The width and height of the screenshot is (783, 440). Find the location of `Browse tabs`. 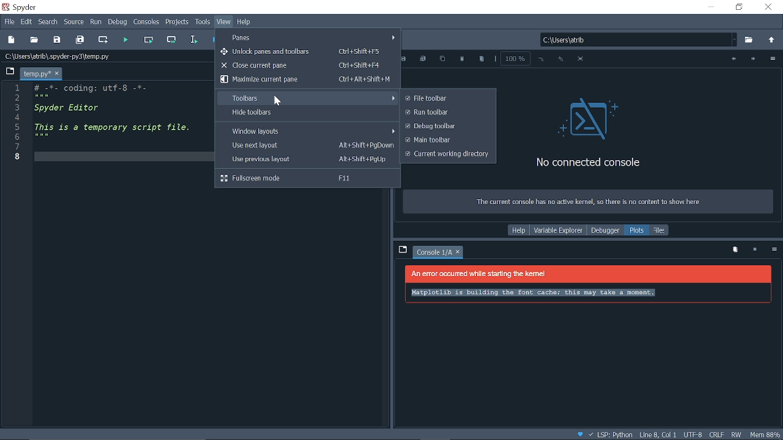

Browse tabs is located at coordinates (402, 249).